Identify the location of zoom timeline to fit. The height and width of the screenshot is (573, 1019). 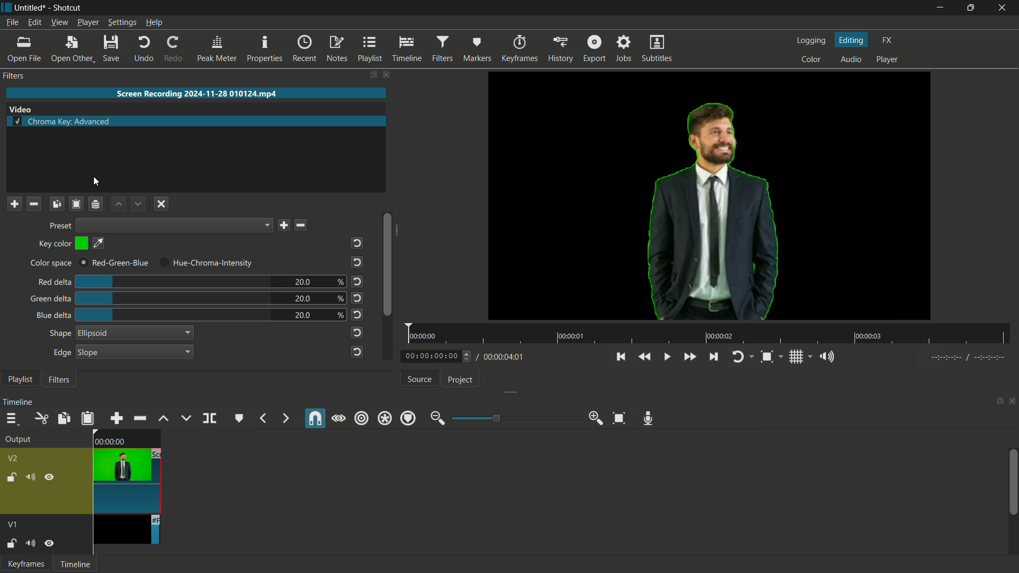
(618, 418).